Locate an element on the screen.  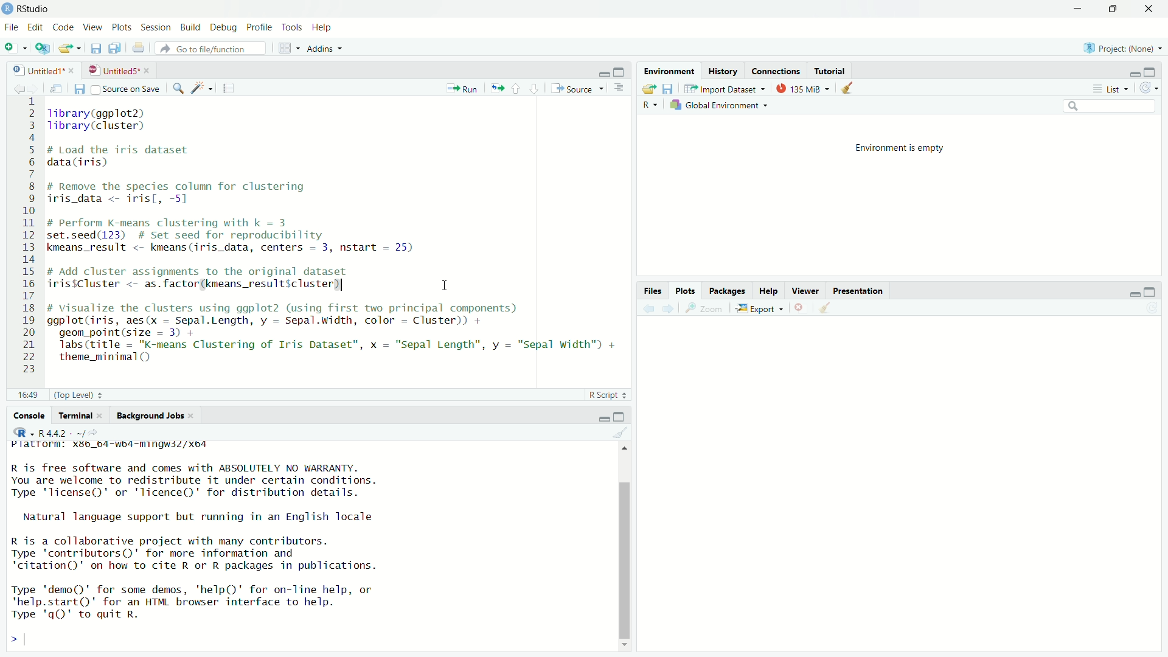
select language is located at coordinates (652, 105).